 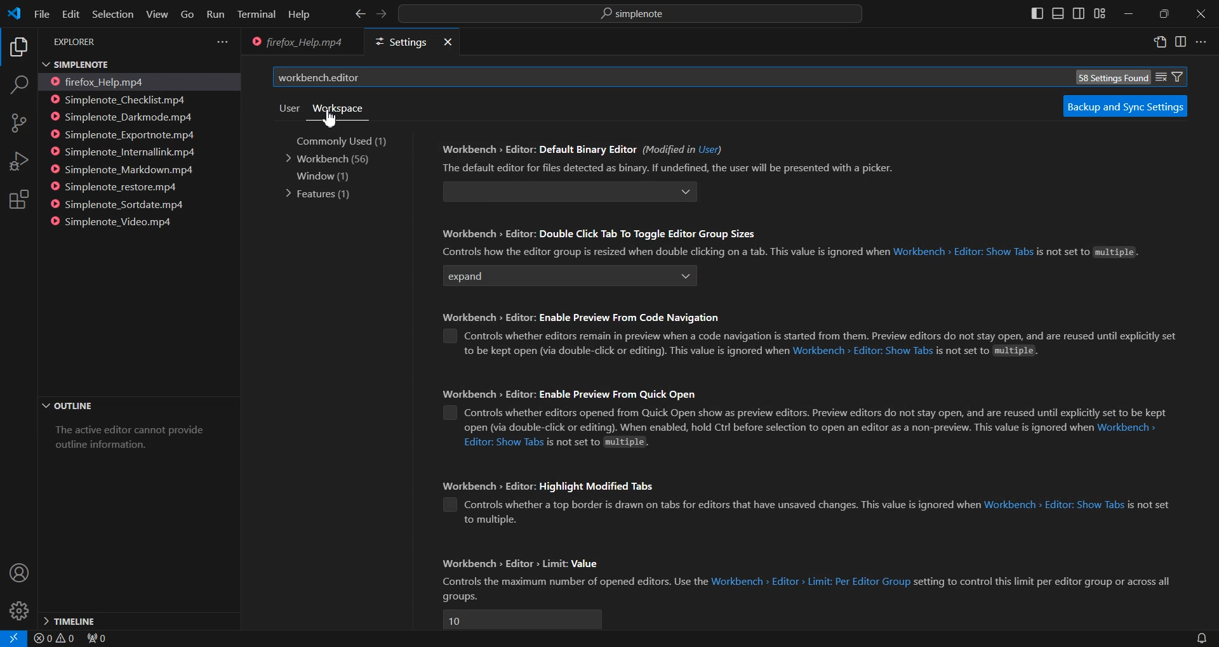 I want to click on No Port Forwarded, so click(x=101, y=639).